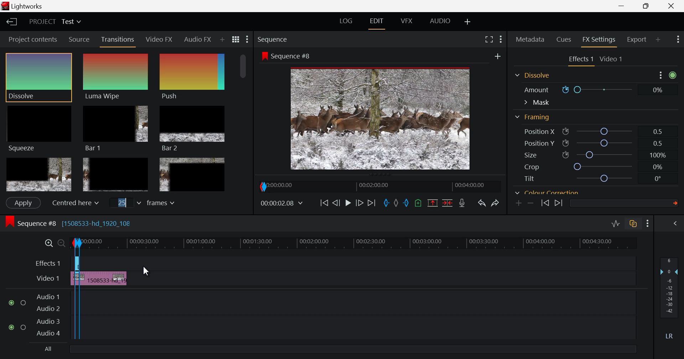 This screenshot has width=684, height=359. What do you see at coordinates (192, 77) in the screenshot?
I see `Push` at bounding box center [192, 77].